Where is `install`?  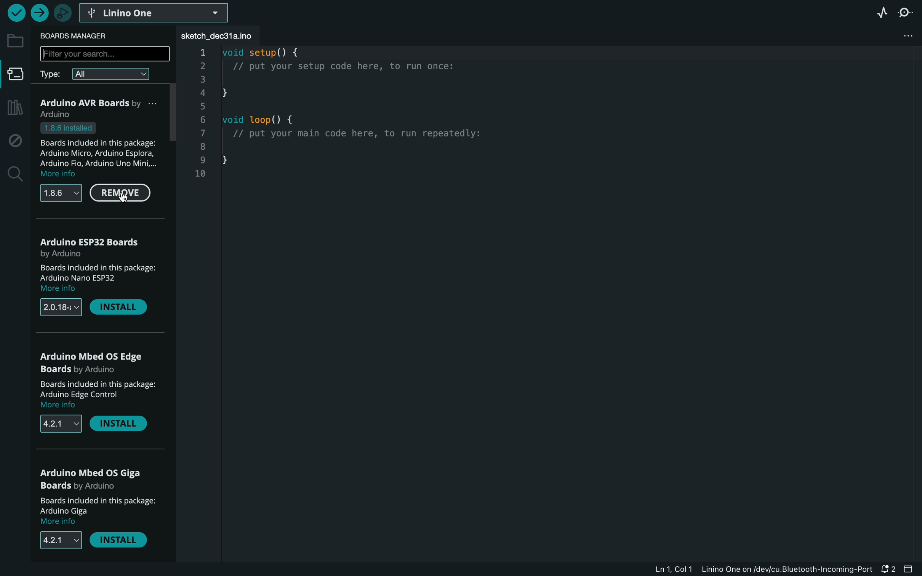 install is located at coordinates (120, 309).